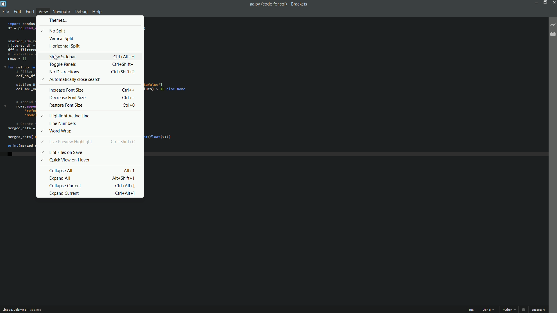 This screenshot has width=557, height=313. I want to click on quick view on hover, so click(65, 160).